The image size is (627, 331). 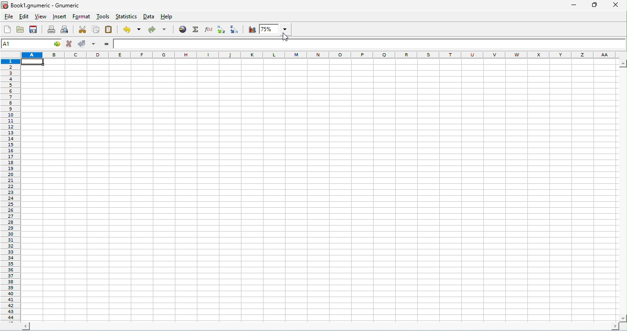 What do you see at coordinates (196, 30) in the screenshot?
I see `select function` at bounding box center [196, 30].